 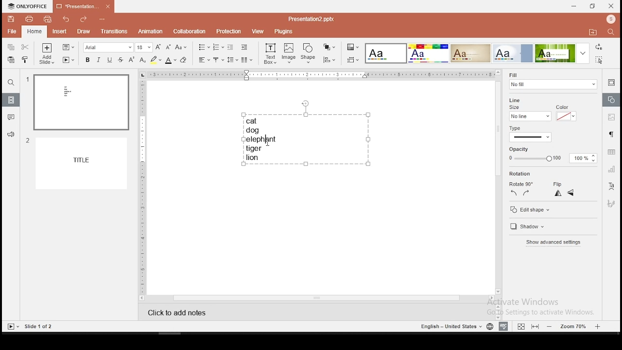 I want to click on align objects, so click(x=352, y=60).